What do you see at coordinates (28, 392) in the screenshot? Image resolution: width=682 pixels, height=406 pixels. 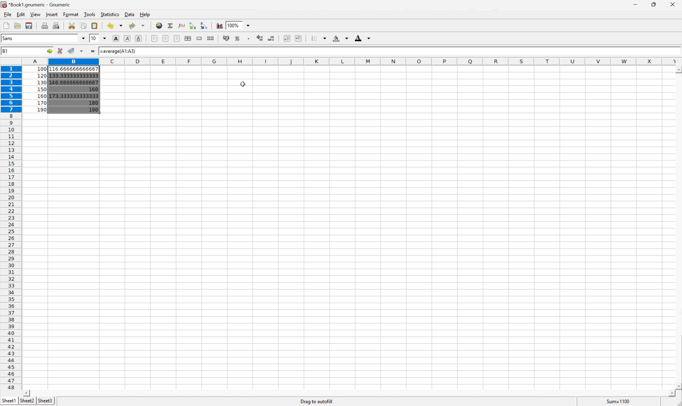 I see `Scroll Left` at bounding box center [28, 392].